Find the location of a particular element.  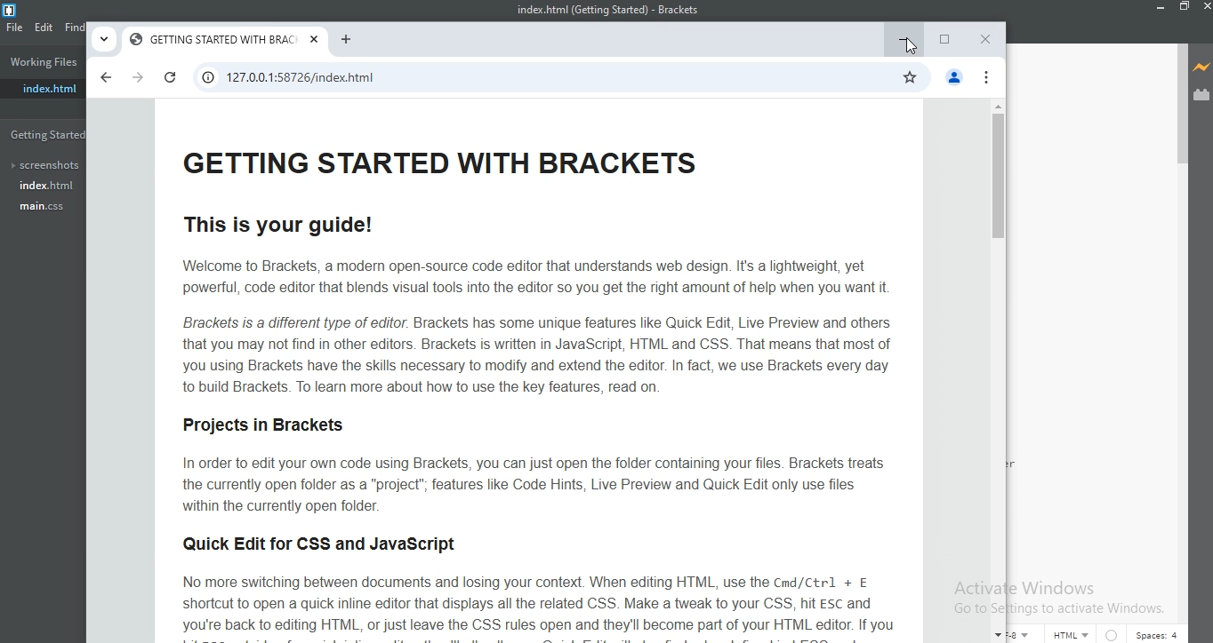

Working files is located at coordinates (42, 64).